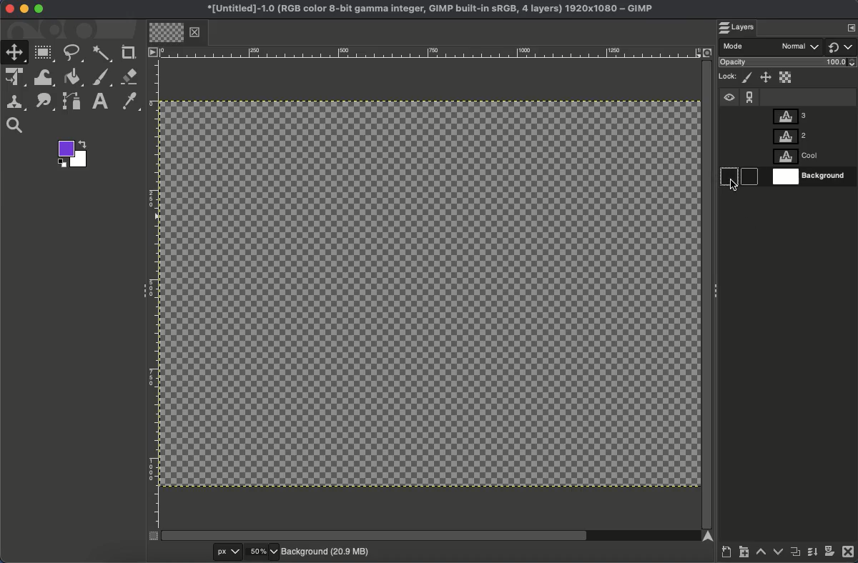 Image resolution: width=858 pixels, height=563 pixels. I want to click on Search, so click(14, 126).